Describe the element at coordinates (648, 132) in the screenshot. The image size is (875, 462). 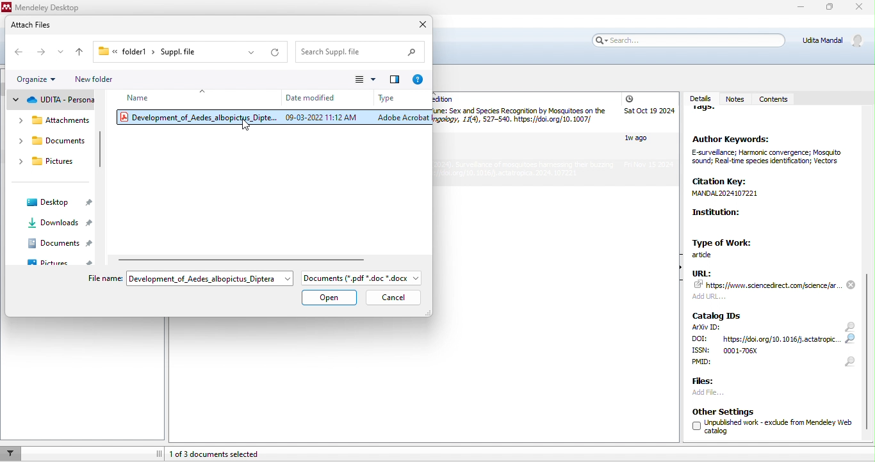
I see `added date` at that location.